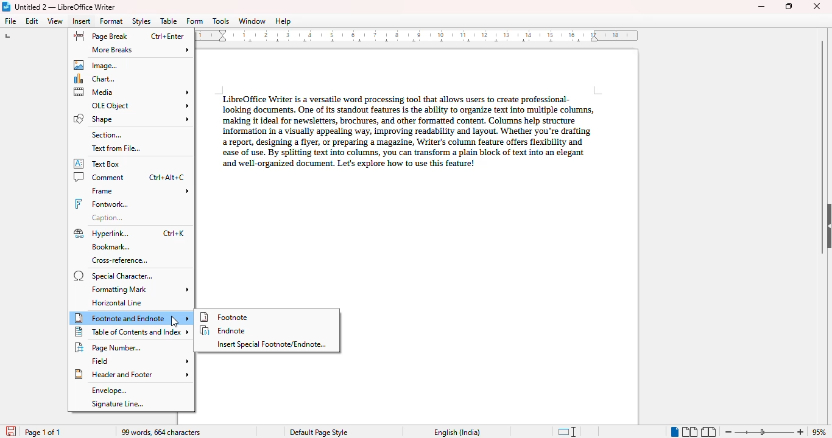 Image resolution: width=832 pixels, height=438 pixels. I want to click on page 1 of 1, so click(43, 433).